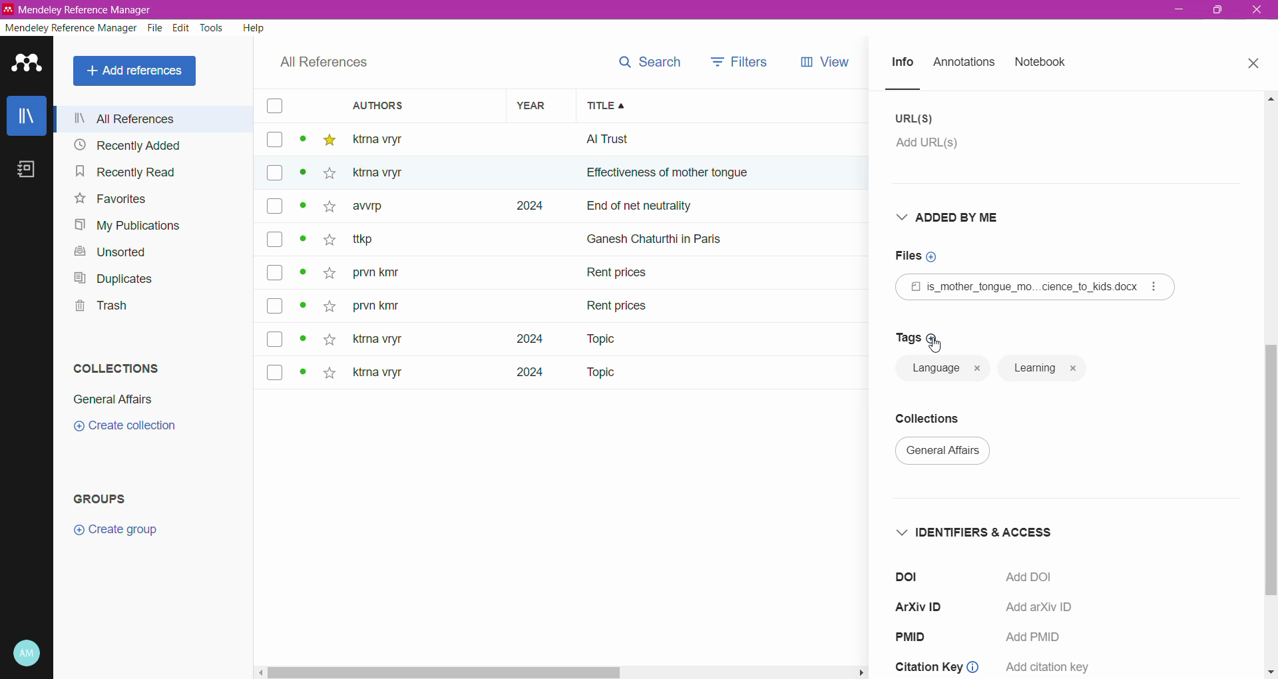 This screenshot has height=679, width=1278. Describe the element at coordinates (619, 275) in the screenshot. I see `Rent prices` at that location.